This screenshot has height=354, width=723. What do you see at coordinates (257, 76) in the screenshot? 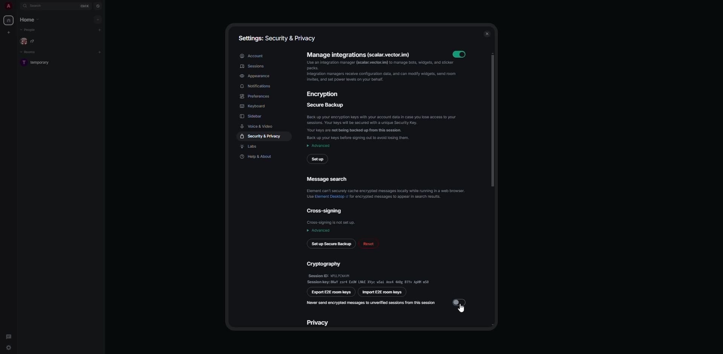
I see `appearance` at bounding box center [257, 76].